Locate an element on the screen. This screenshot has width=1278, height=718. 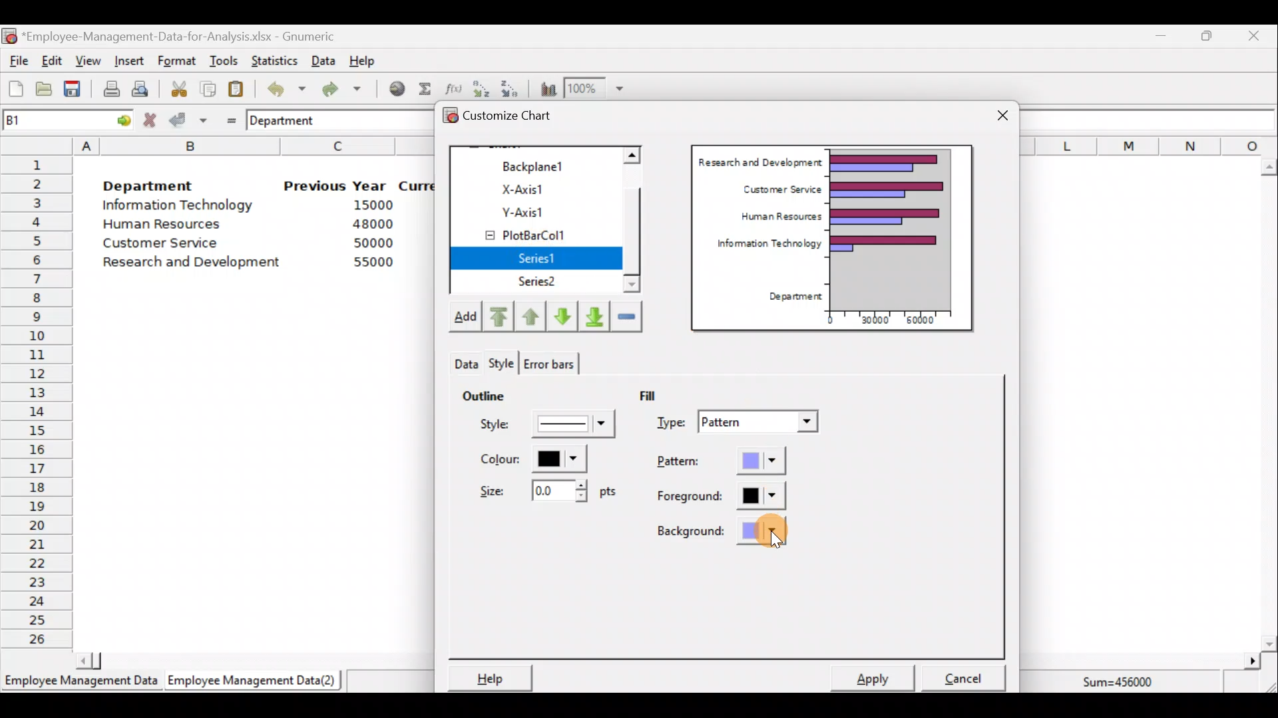
Insert a chart is located at coordinates (545, 88).